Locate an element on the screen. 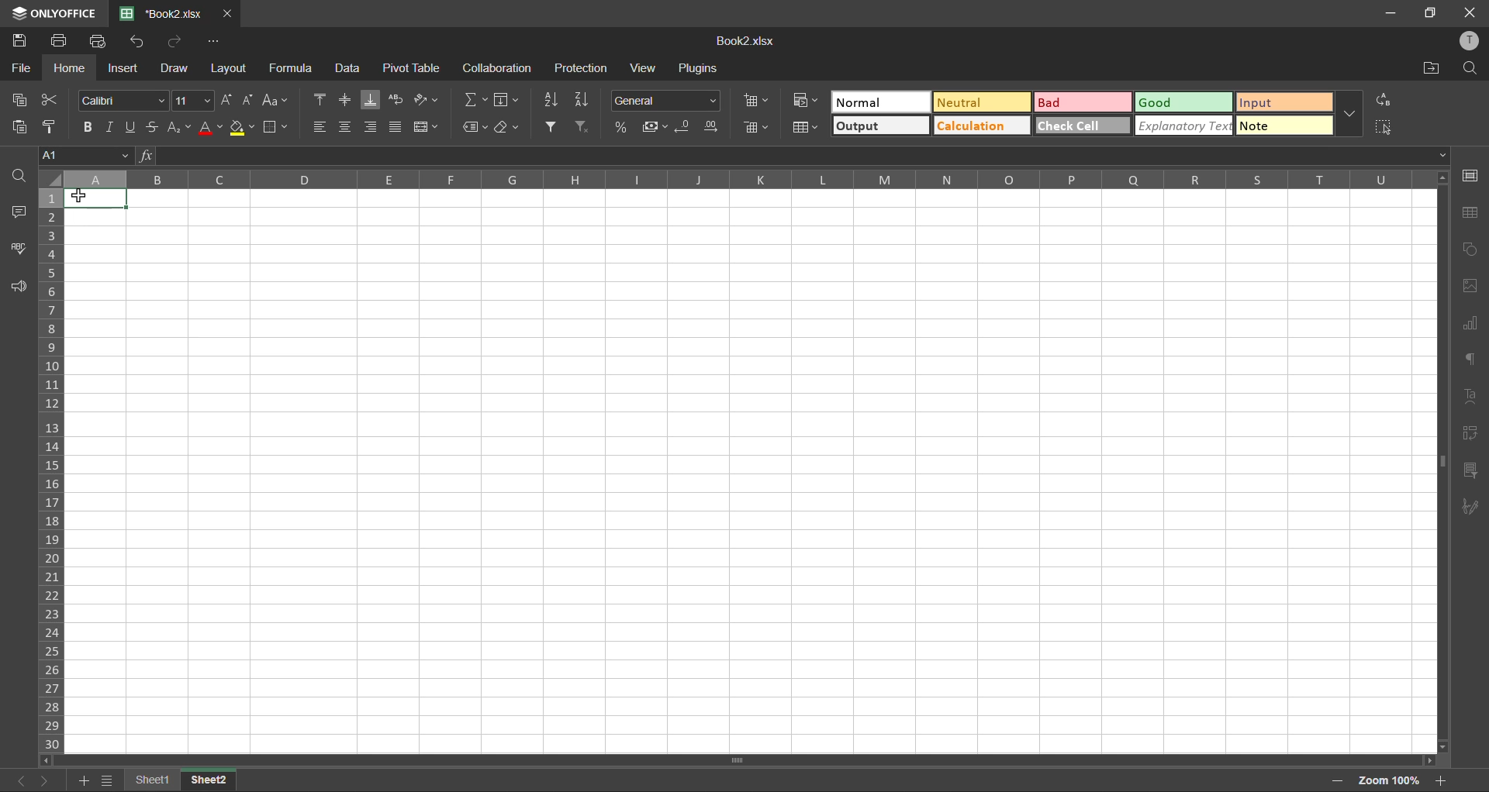 This screenshot has height=792, width=1489. font color is located at coordinates (211, 127).